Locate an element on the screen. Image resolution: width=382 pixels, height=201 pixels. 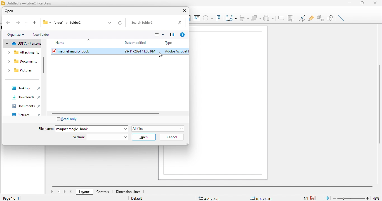
back is located at coordinates (8, 23).